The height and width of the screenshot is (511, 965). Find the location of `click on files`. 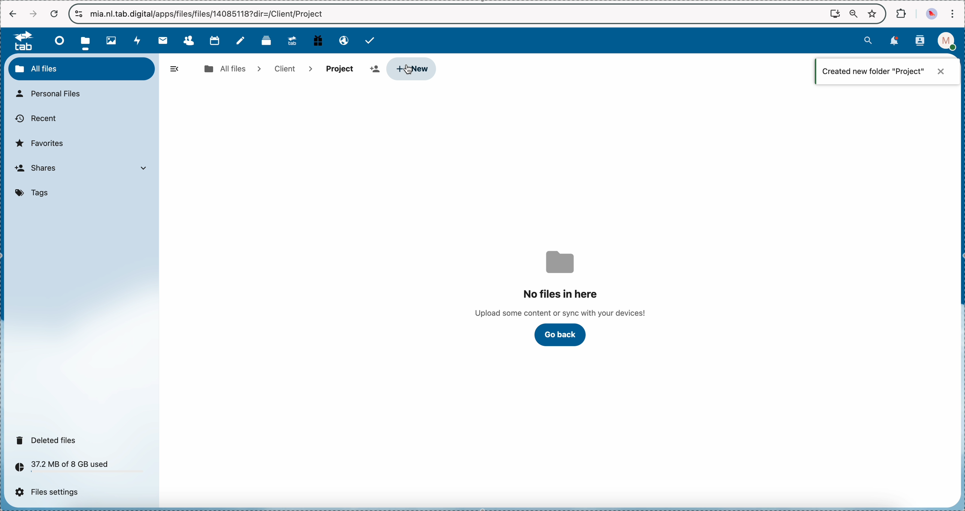

click on files is located at coordinates (88, 40).